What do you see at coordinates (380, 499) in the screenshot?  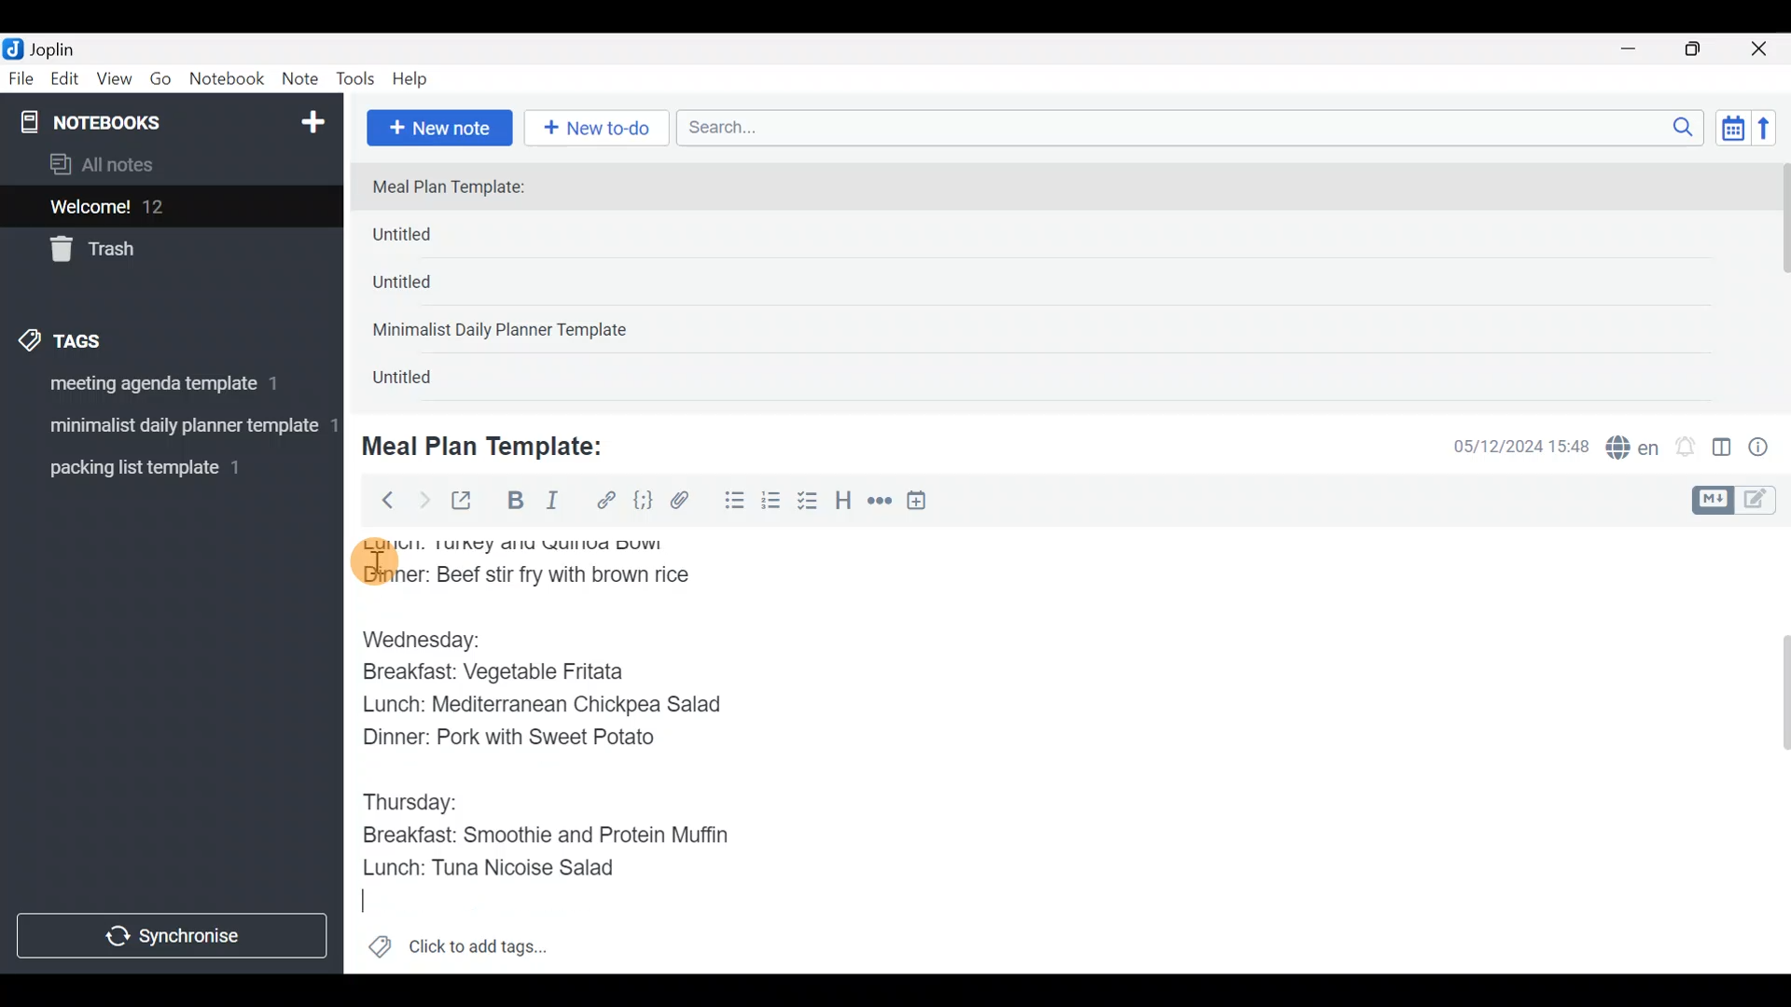 I see `Back` at bounding box center [380, 499].